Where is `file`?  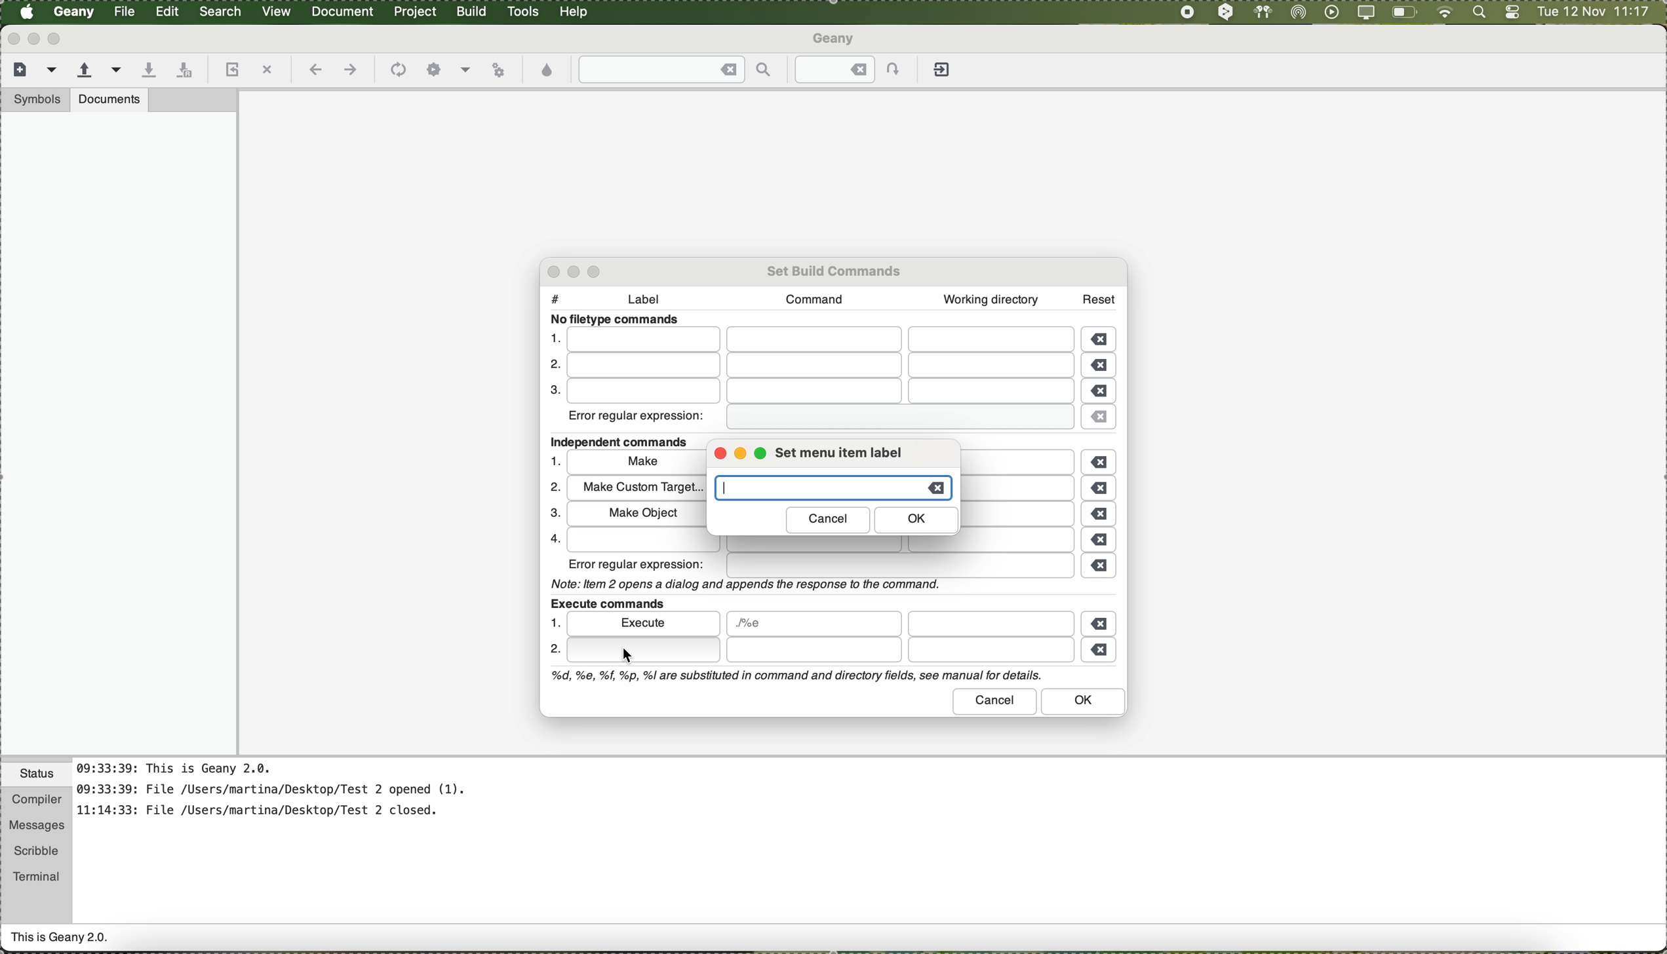 file is located at coordinates (898, 651).